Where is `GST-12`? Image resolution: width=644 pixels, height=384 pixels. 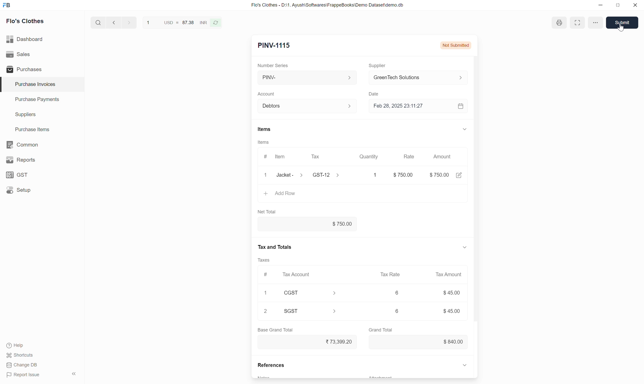 GST-12 is located at coordinates (328, 175).